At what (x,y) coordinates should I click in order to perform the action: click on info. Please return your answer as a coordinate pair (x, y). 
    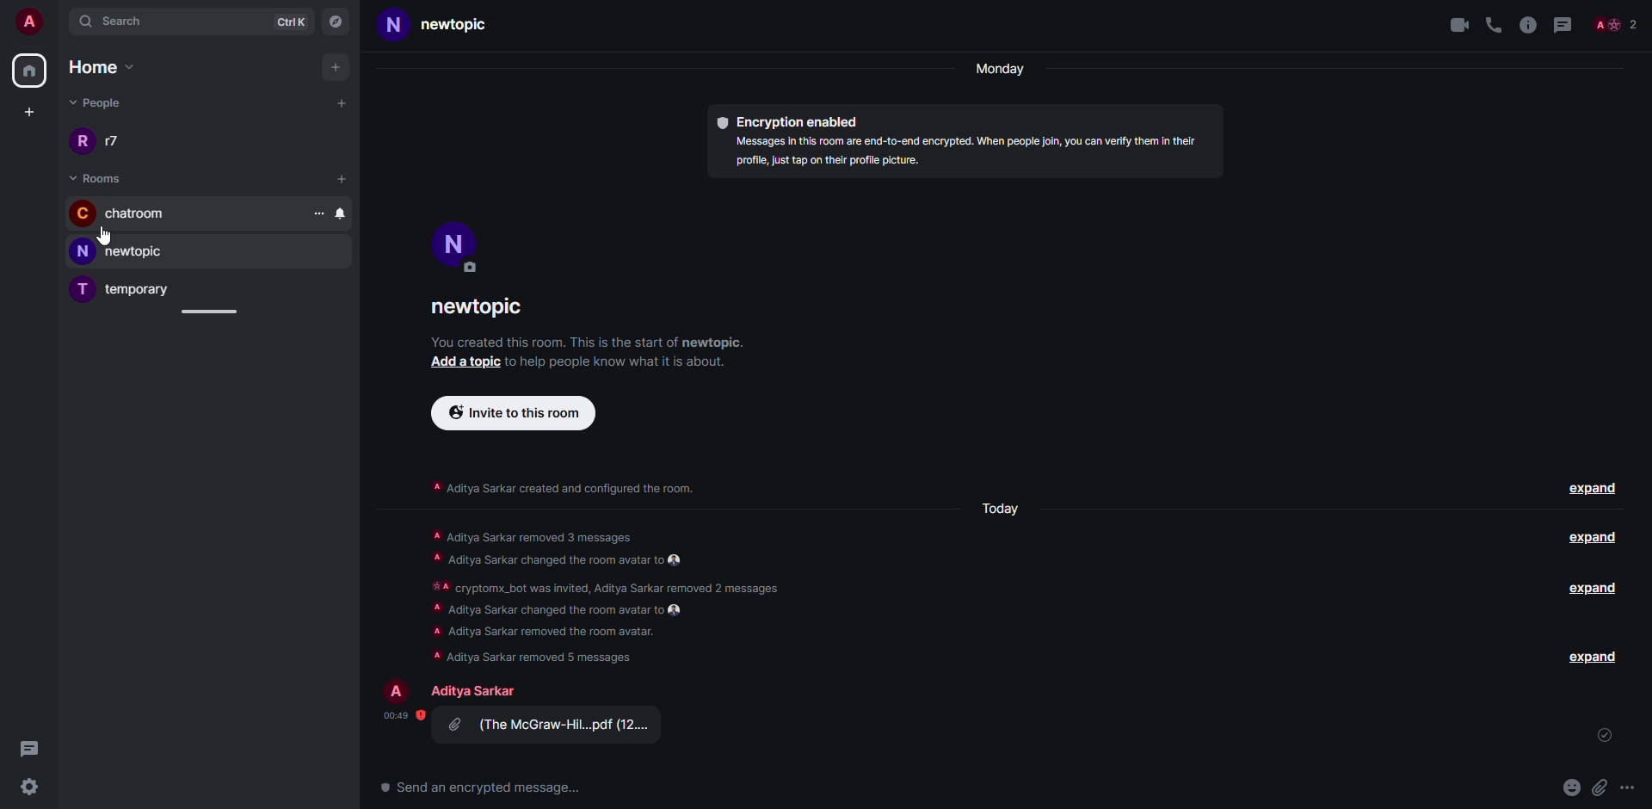
    Looking at the image, I should click on (1528, 24).